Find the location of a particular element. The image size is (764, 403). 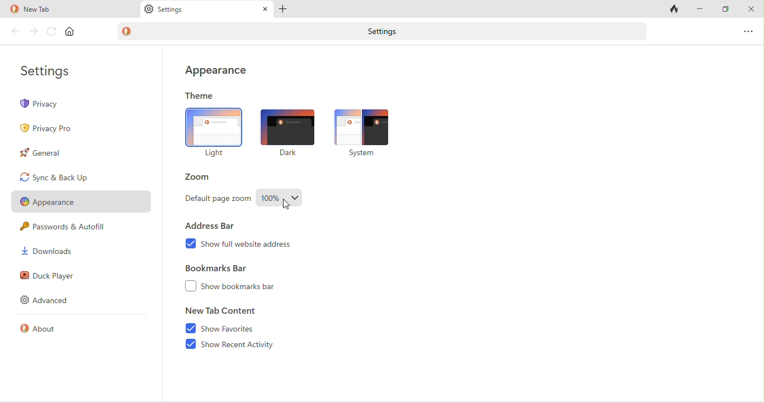

default page zoom is located at coordinates (216, 200).